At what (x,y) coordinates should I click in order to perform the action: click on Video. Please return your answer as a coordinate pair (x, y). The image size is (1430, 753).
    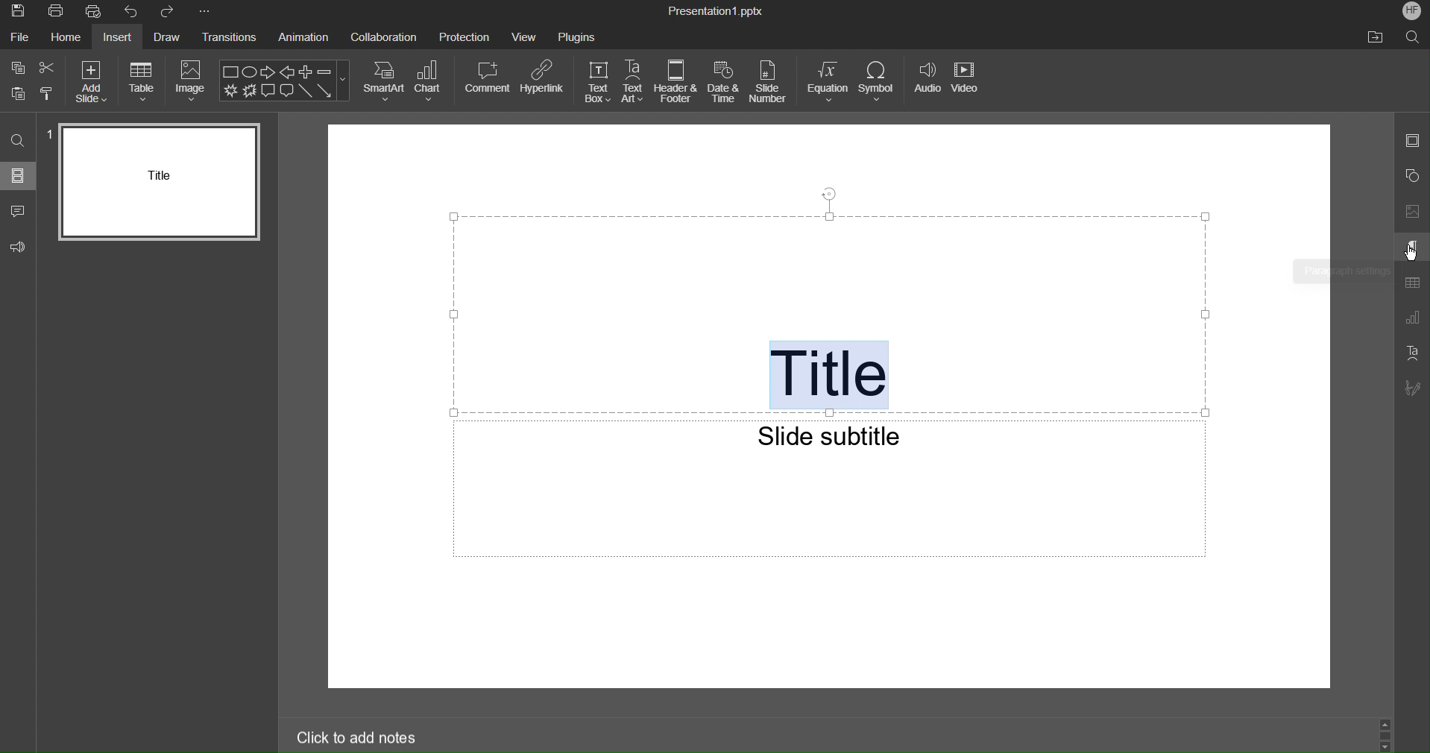
    Looking at the image, I should click on (970, 84).